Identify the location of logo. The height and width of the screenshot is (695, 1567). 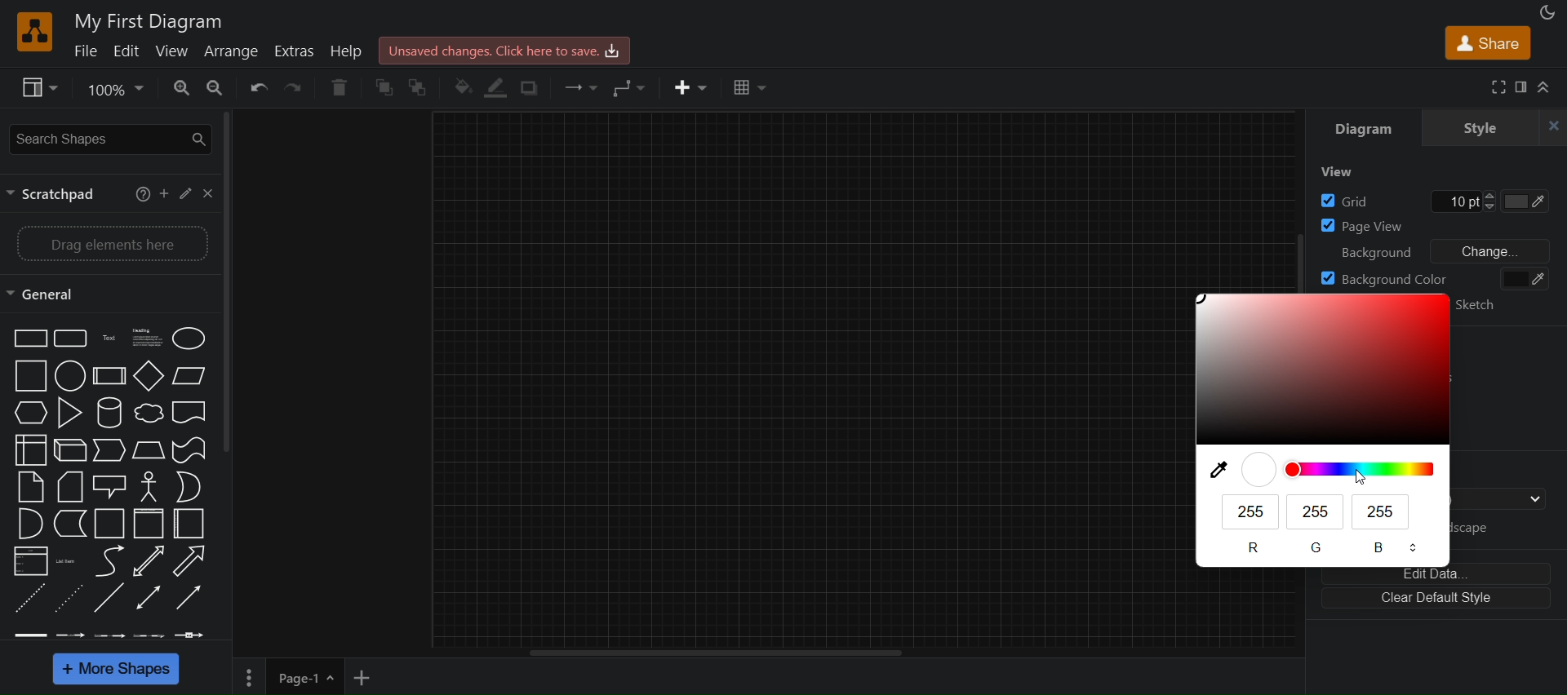
(35, 30).